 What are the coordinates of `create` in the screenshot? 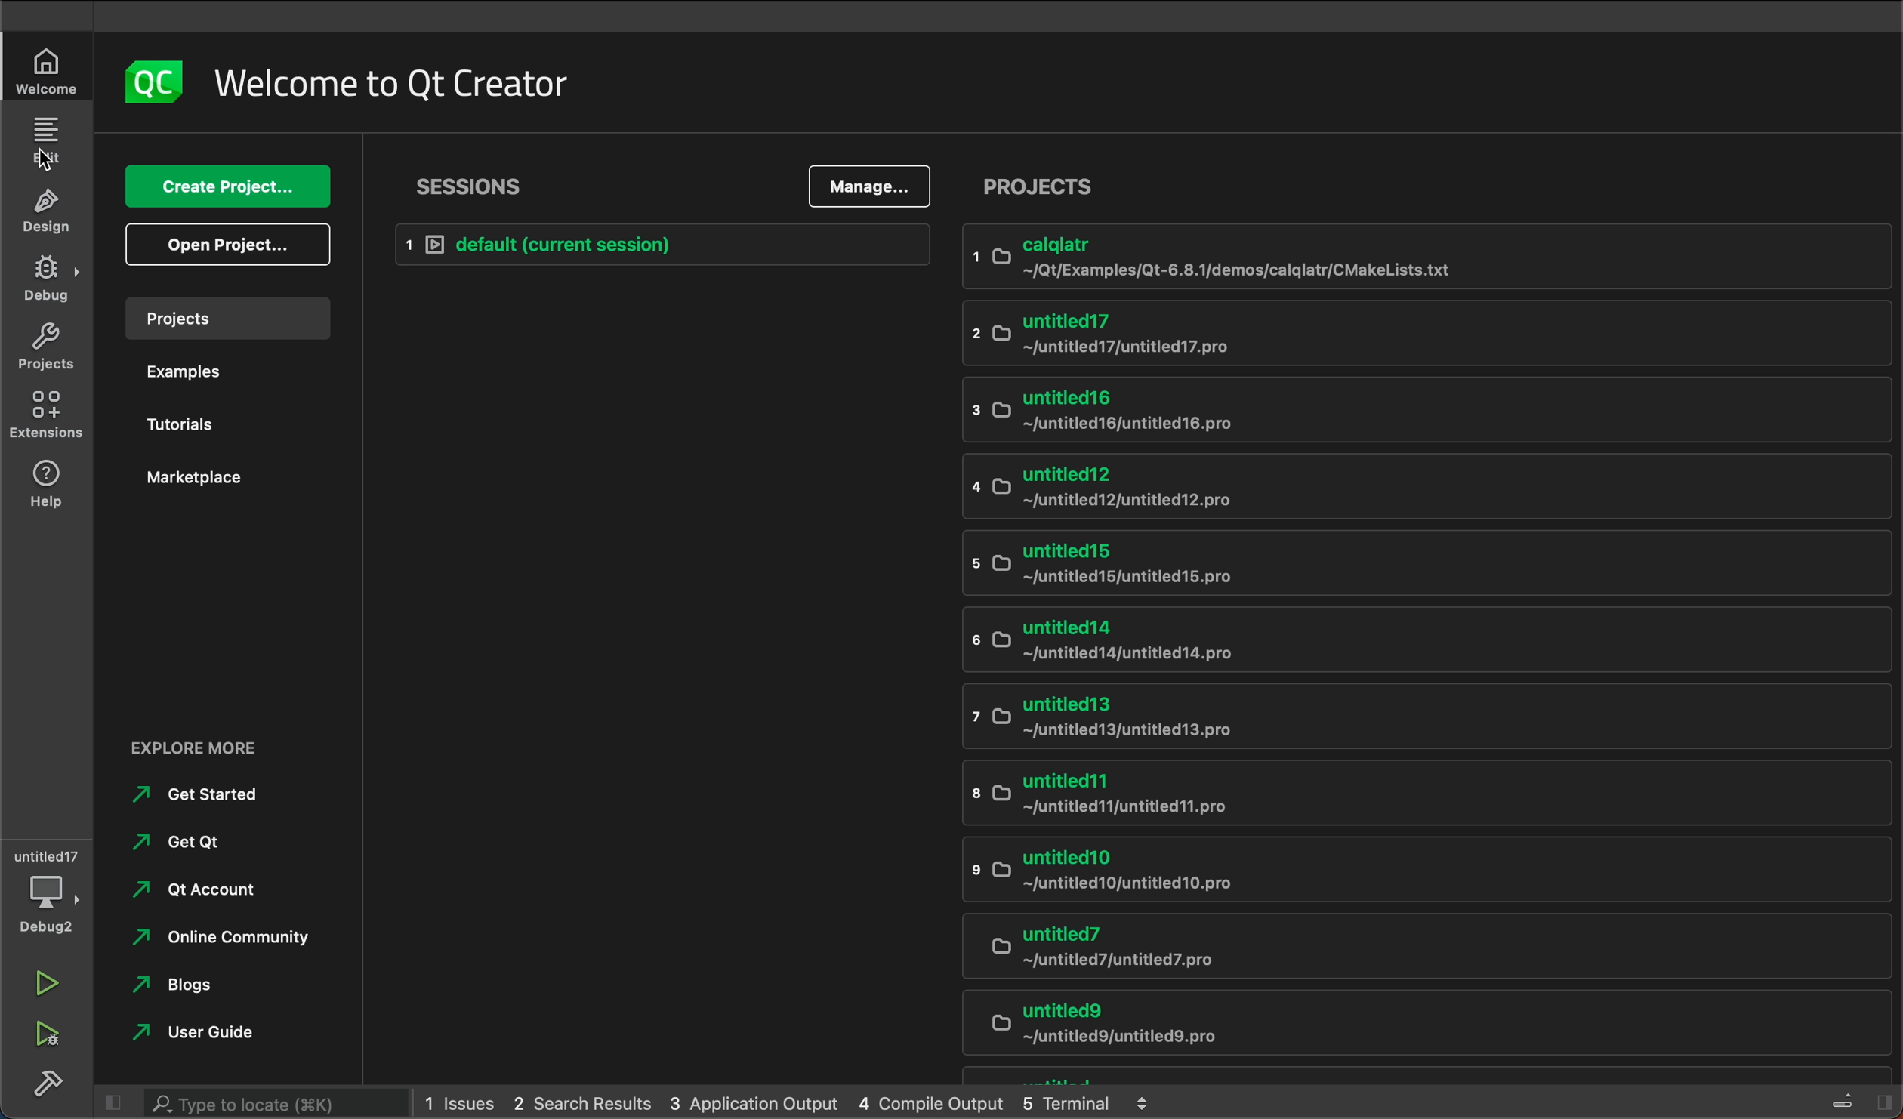 It's located at (230, 187).